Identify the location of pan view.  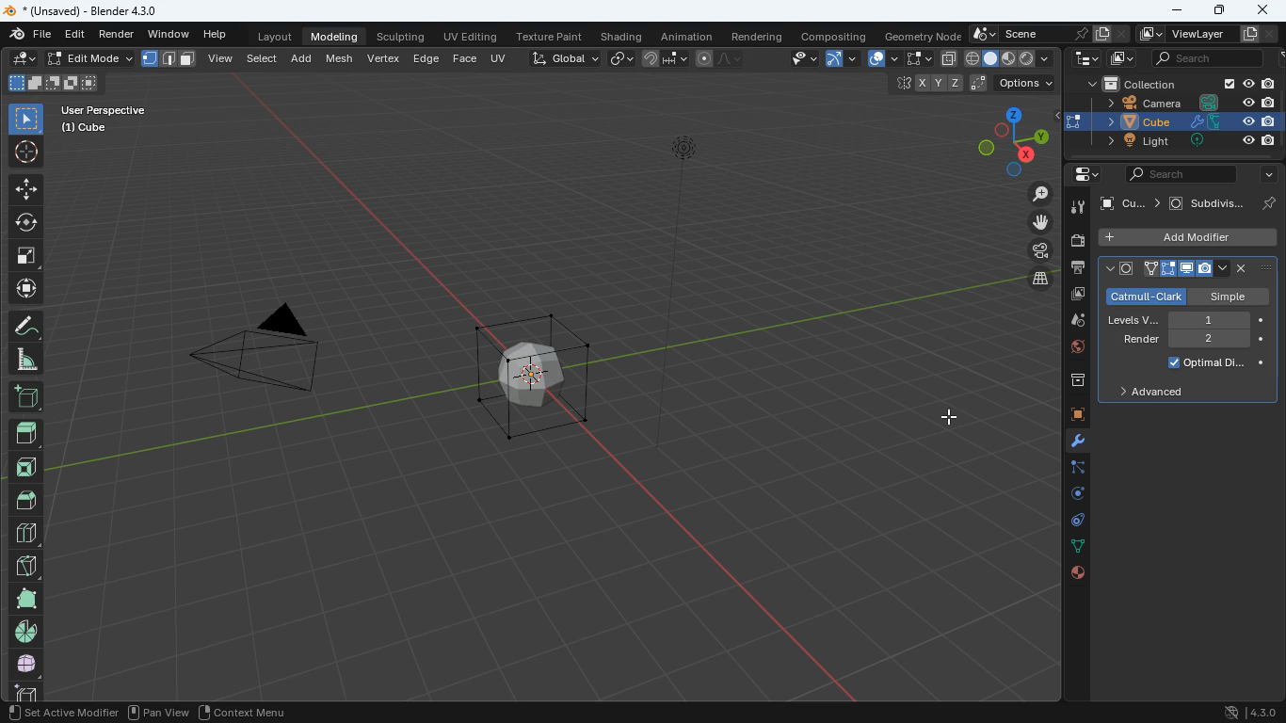
(160, 714).